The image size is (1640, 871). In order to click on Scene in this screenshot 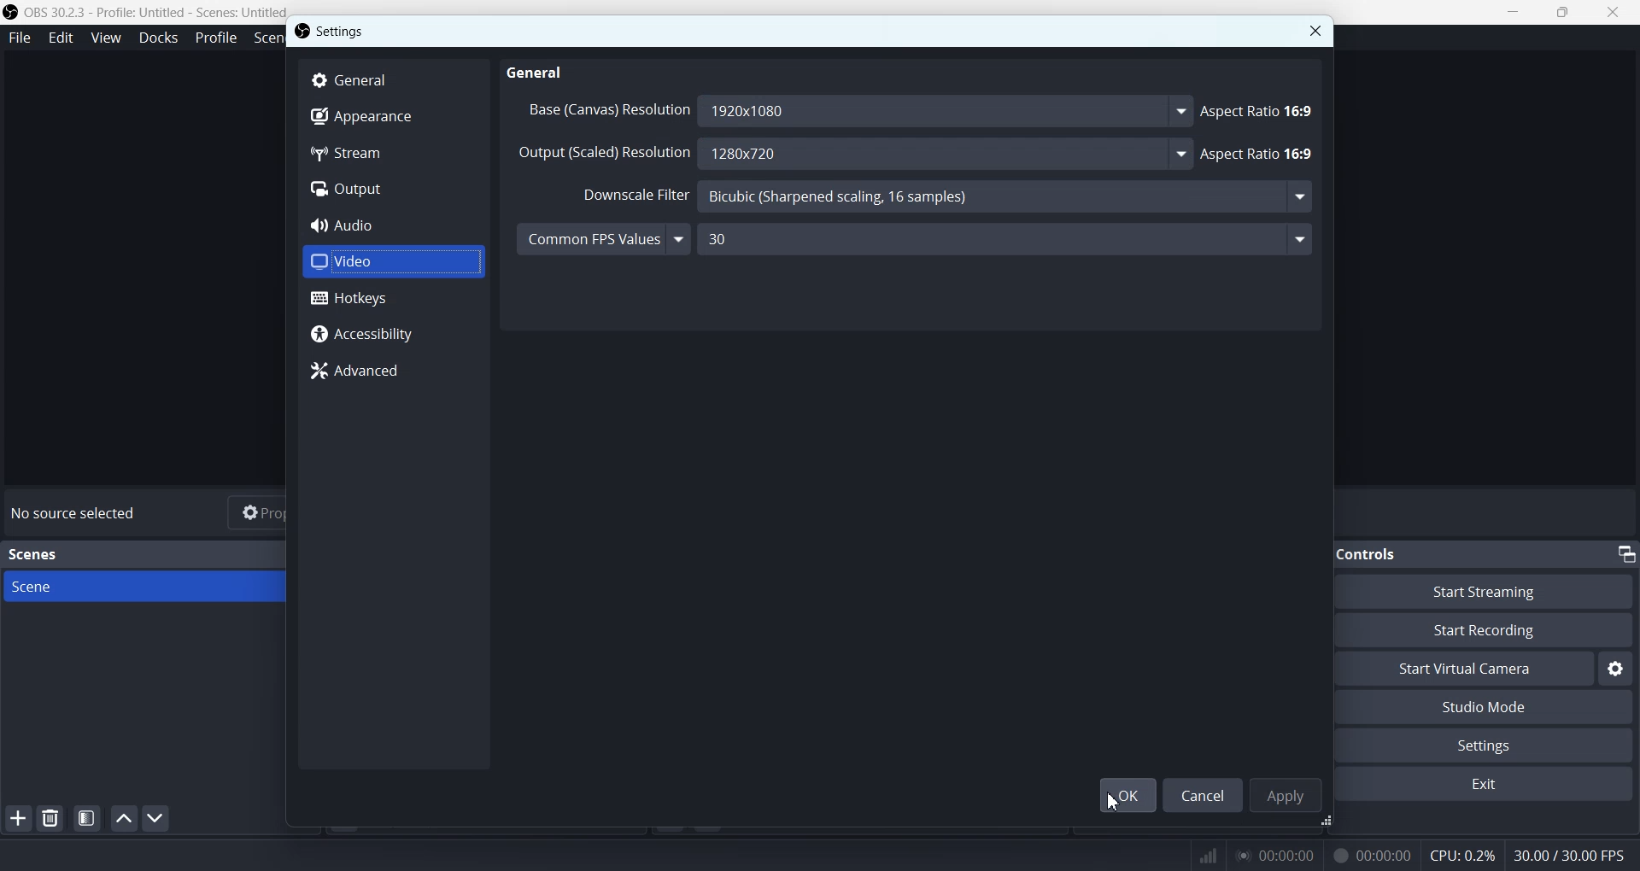, I will do `click(143, 587)`.